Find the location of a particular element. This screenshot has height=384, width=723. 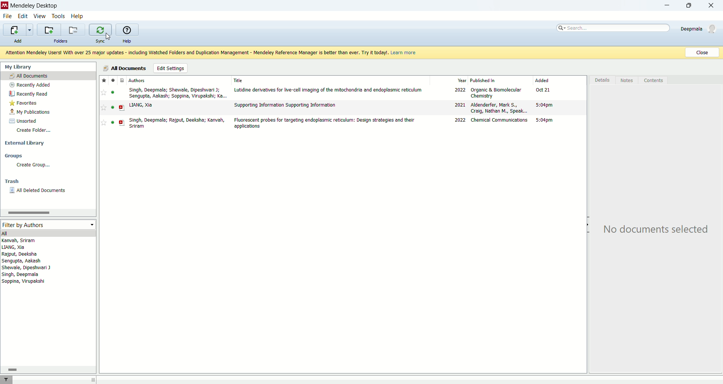

sync is located at coordinates (101, 41).